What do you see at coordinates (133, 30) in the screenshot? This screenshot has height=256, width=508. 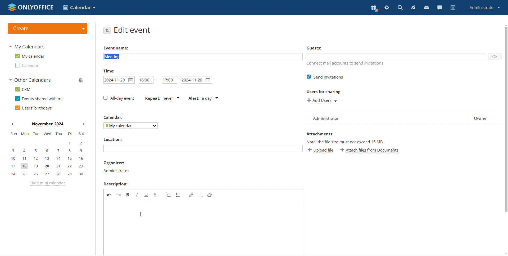 I see `edit event` at bounding box center [133, 30].